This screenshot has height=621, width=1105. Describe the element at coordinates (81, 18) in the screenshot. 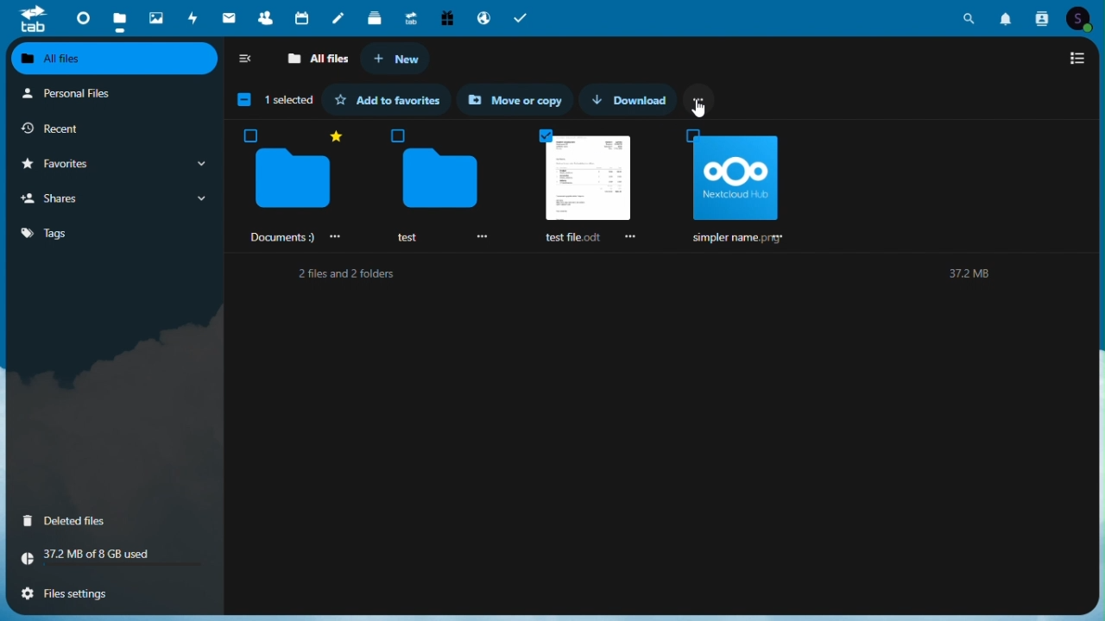

I see `Dashboard` at that location.